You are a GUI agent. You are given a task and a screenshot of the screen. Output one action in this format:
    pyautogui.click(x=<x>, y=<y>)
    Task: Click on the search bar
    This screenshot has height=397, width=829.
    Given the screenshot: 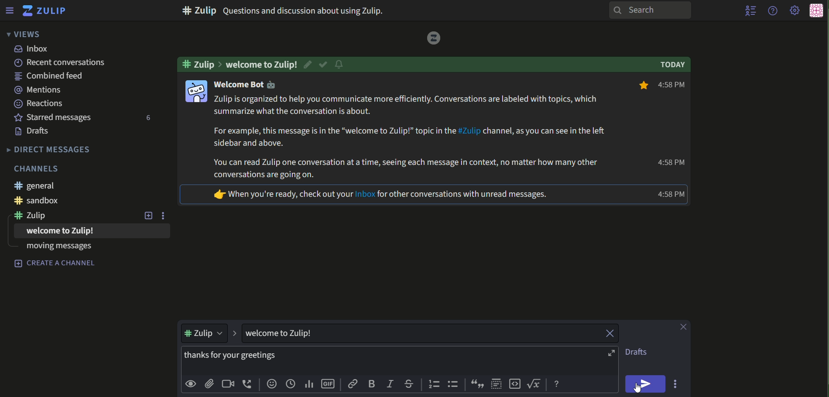 What is the action you would take?
    pyautogui.click(x=648, y=10)
    